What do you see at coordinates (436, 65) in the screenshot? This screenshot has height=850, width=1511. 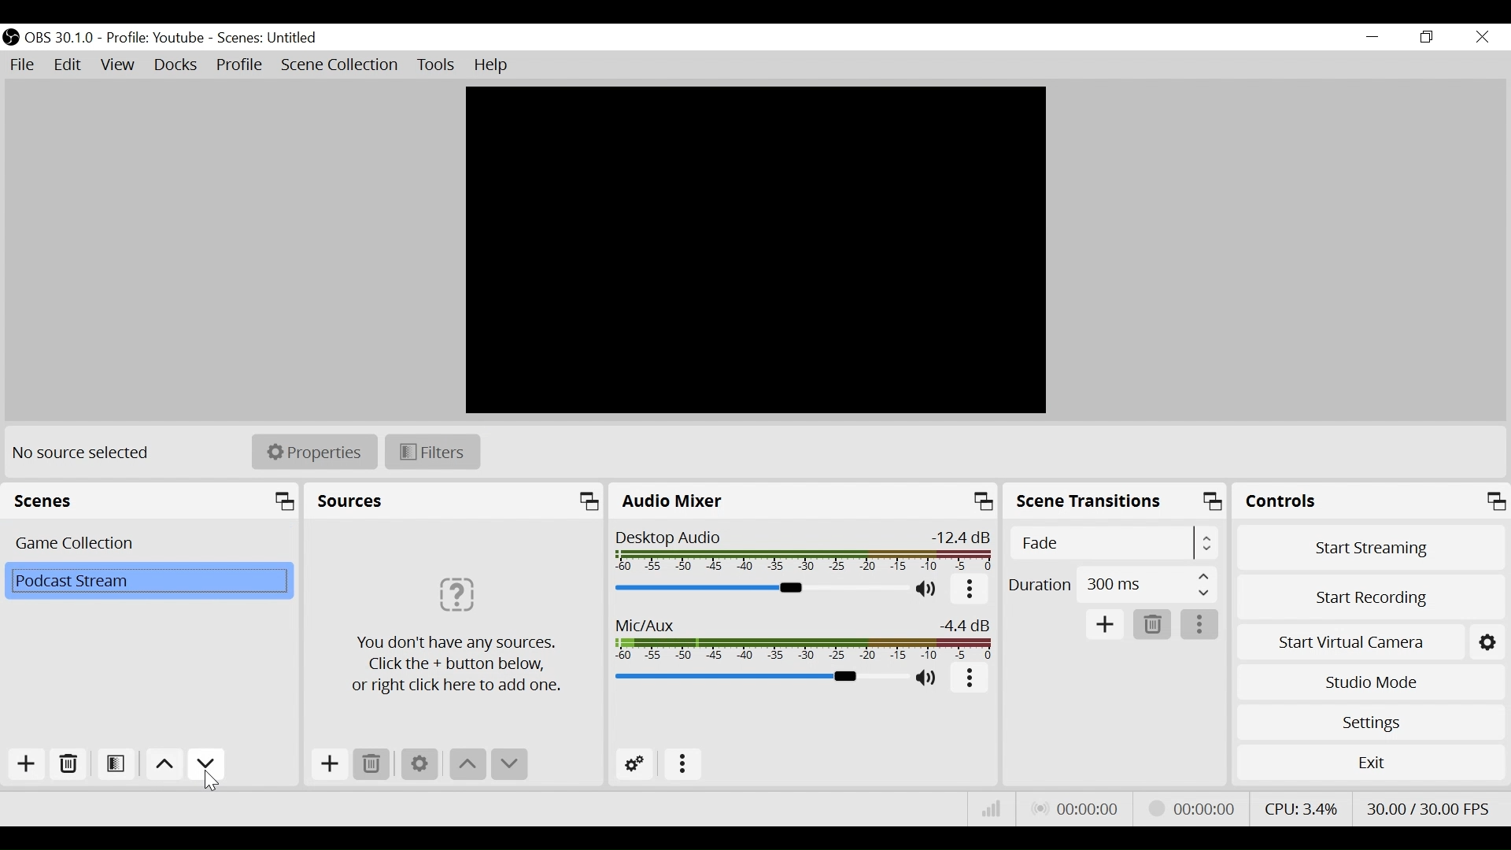 I see `Tools` at bounding box center [436, 65].